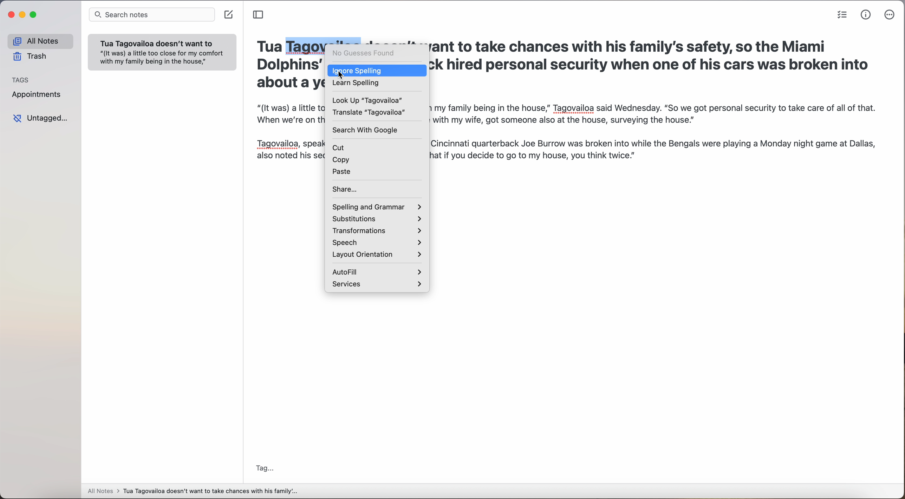 This screenshot has width=905, height=499. What do you see at coordinates (43, 119) in the screenshot?
I see `untagged` at bounding box center [43, 119].